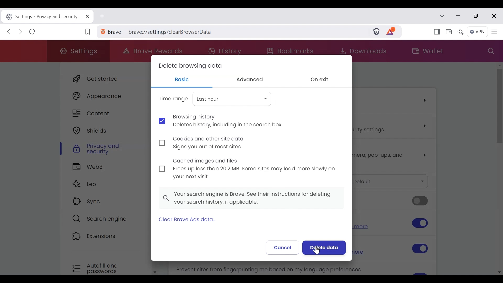  Describe the element at coordinates (293, 52) in the screenshot. I see `Bookmarks` at that location.